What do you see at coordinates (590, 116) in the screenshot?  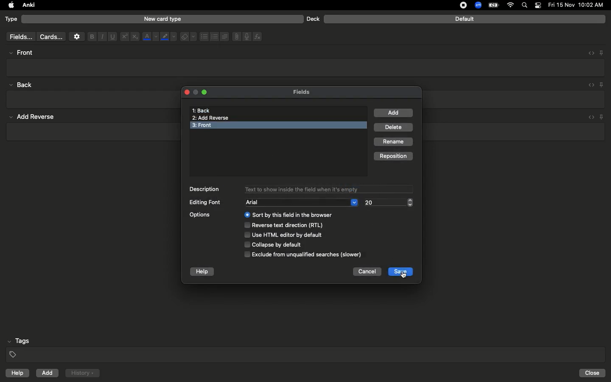 I see `embed` at bounding box center [590, 116].